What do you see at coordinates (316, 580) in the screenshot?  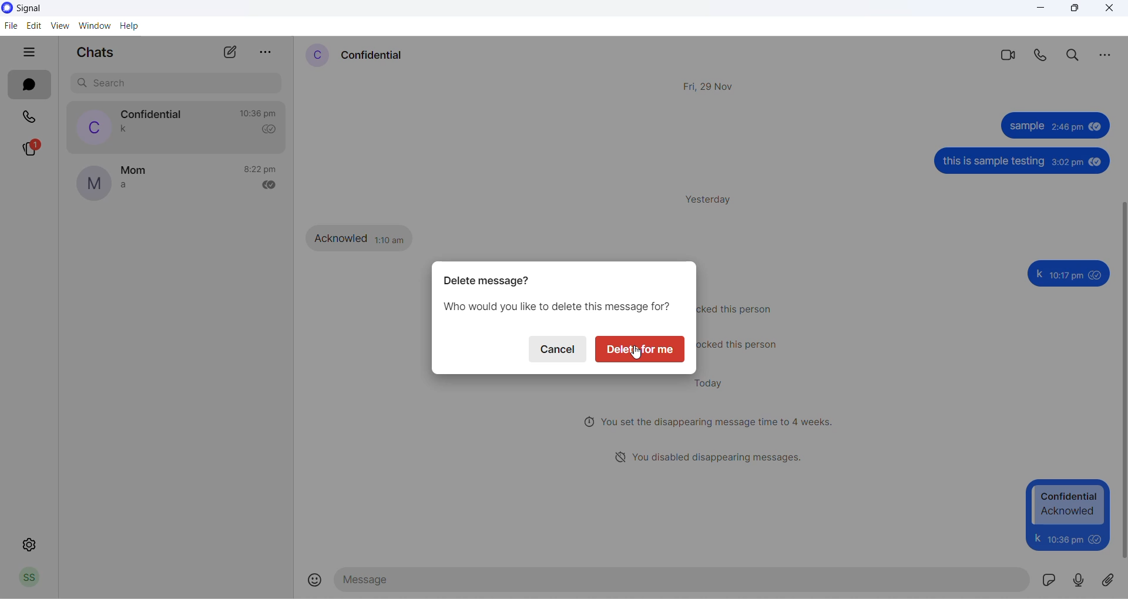 I see `emojis` at bounding box center [316, 580].